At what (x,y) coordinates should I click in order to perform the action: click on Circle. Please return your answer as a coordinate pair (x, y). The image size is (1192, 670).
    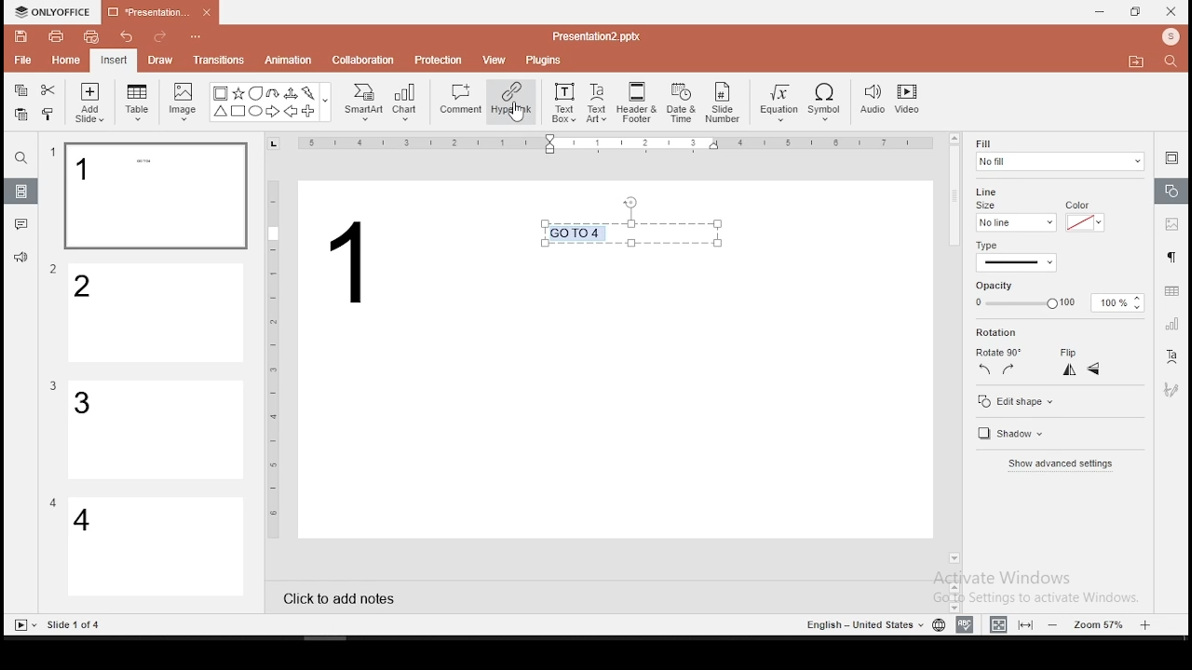
    Looking at the image, I should click on (257, 111).